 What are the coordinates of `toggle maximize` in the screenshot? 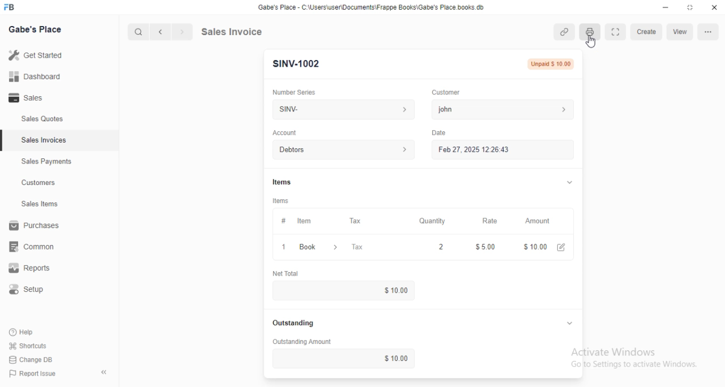 It's located at (690, 7).